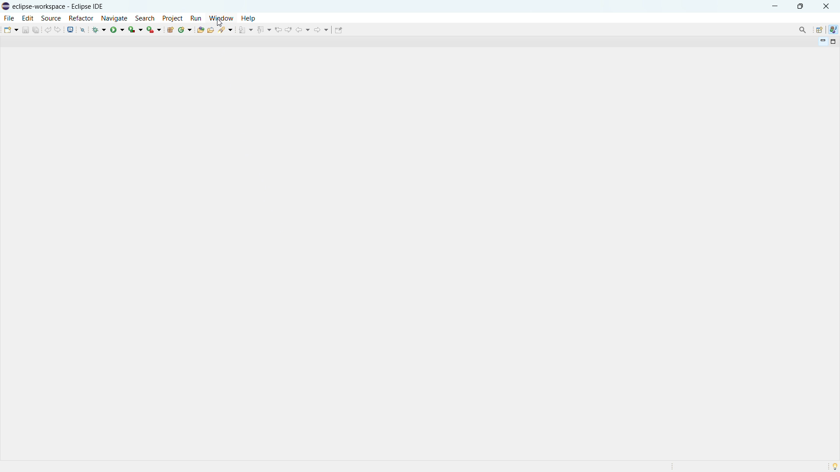 The height and width of the screenshot is (472, 840). Describe the element at coordinates (227, 30) in the screenshot. I see `search` at that location.